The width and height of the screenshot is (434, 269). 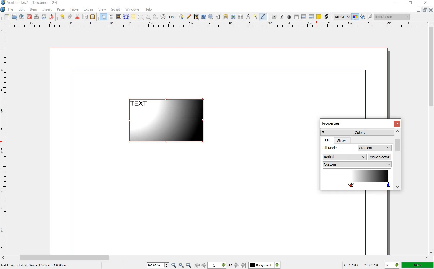 I want to click on colors, so click(x=357, y=132).